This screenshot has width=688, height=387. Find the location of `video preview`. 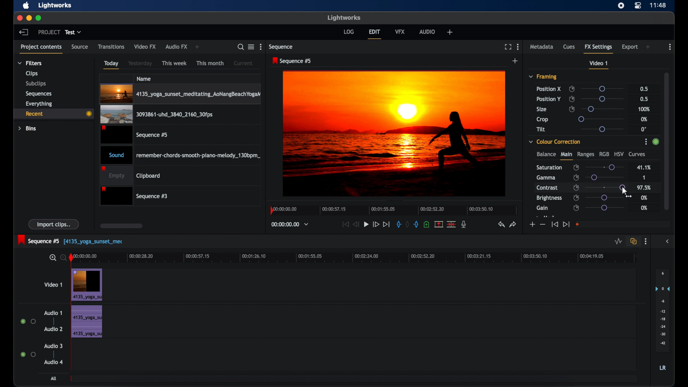

video preview is located at coordinates (395, 134).